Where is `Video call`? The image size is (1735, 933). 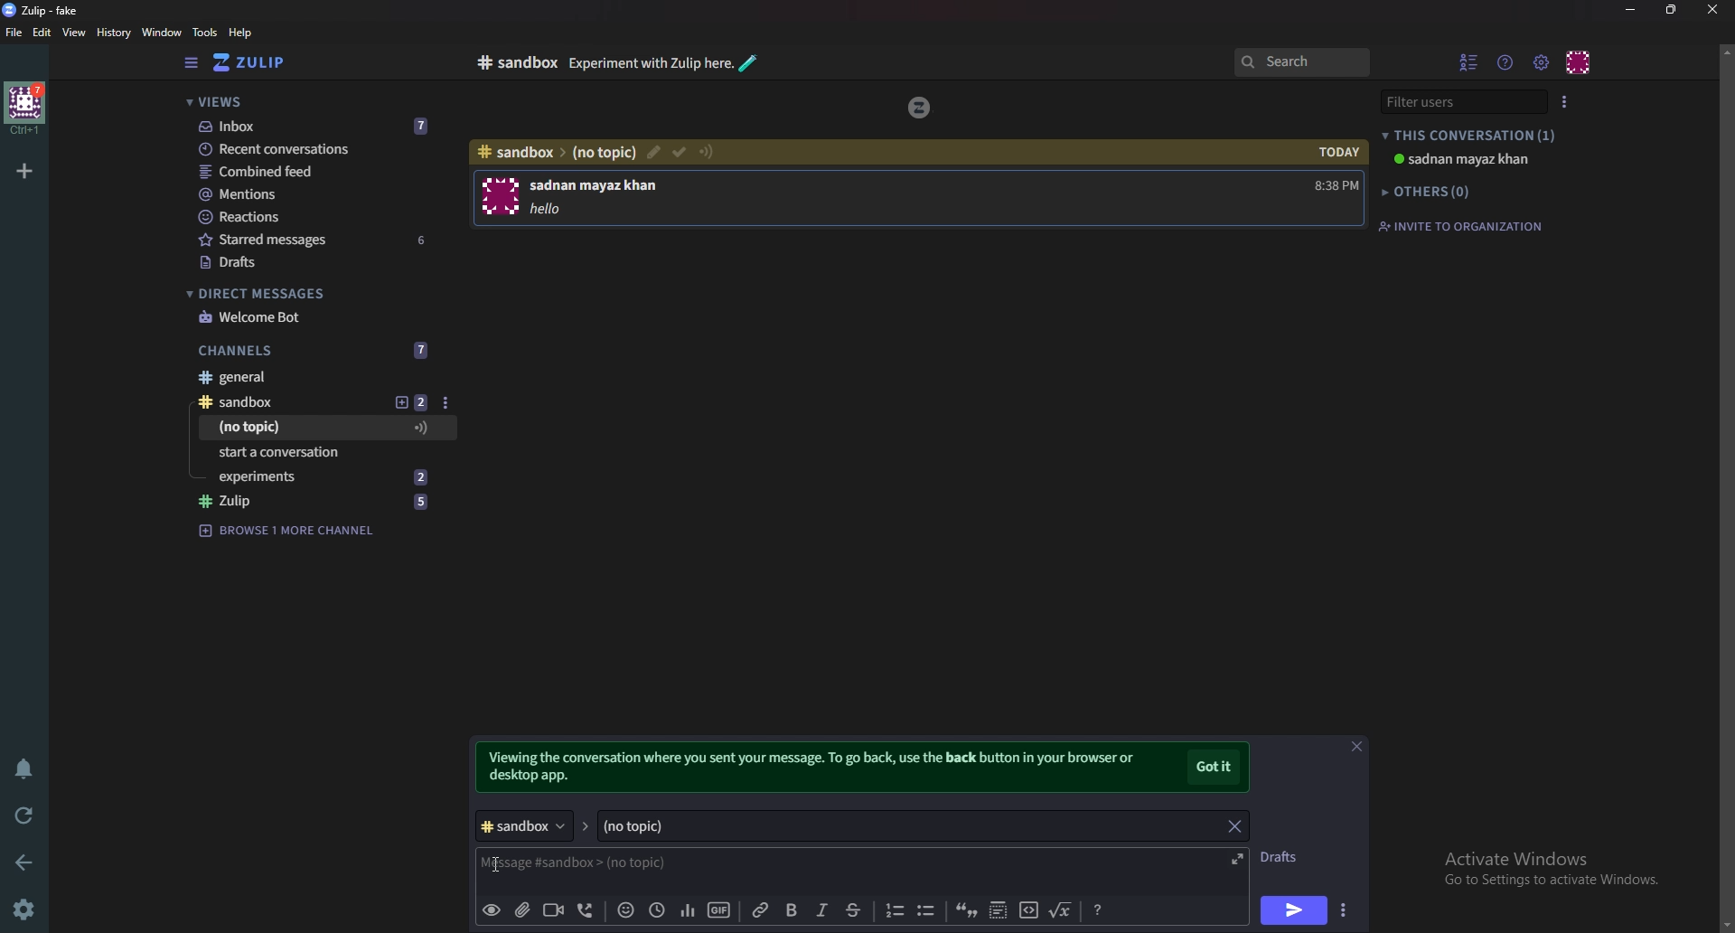
Video call is located at coordinates (556, 909).